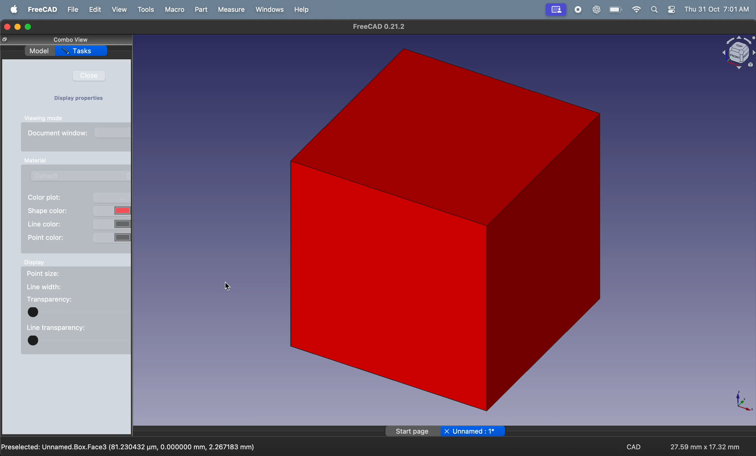 This screenshot has width=756, height=456. I want to click on vewing mode, so click(47, 118).